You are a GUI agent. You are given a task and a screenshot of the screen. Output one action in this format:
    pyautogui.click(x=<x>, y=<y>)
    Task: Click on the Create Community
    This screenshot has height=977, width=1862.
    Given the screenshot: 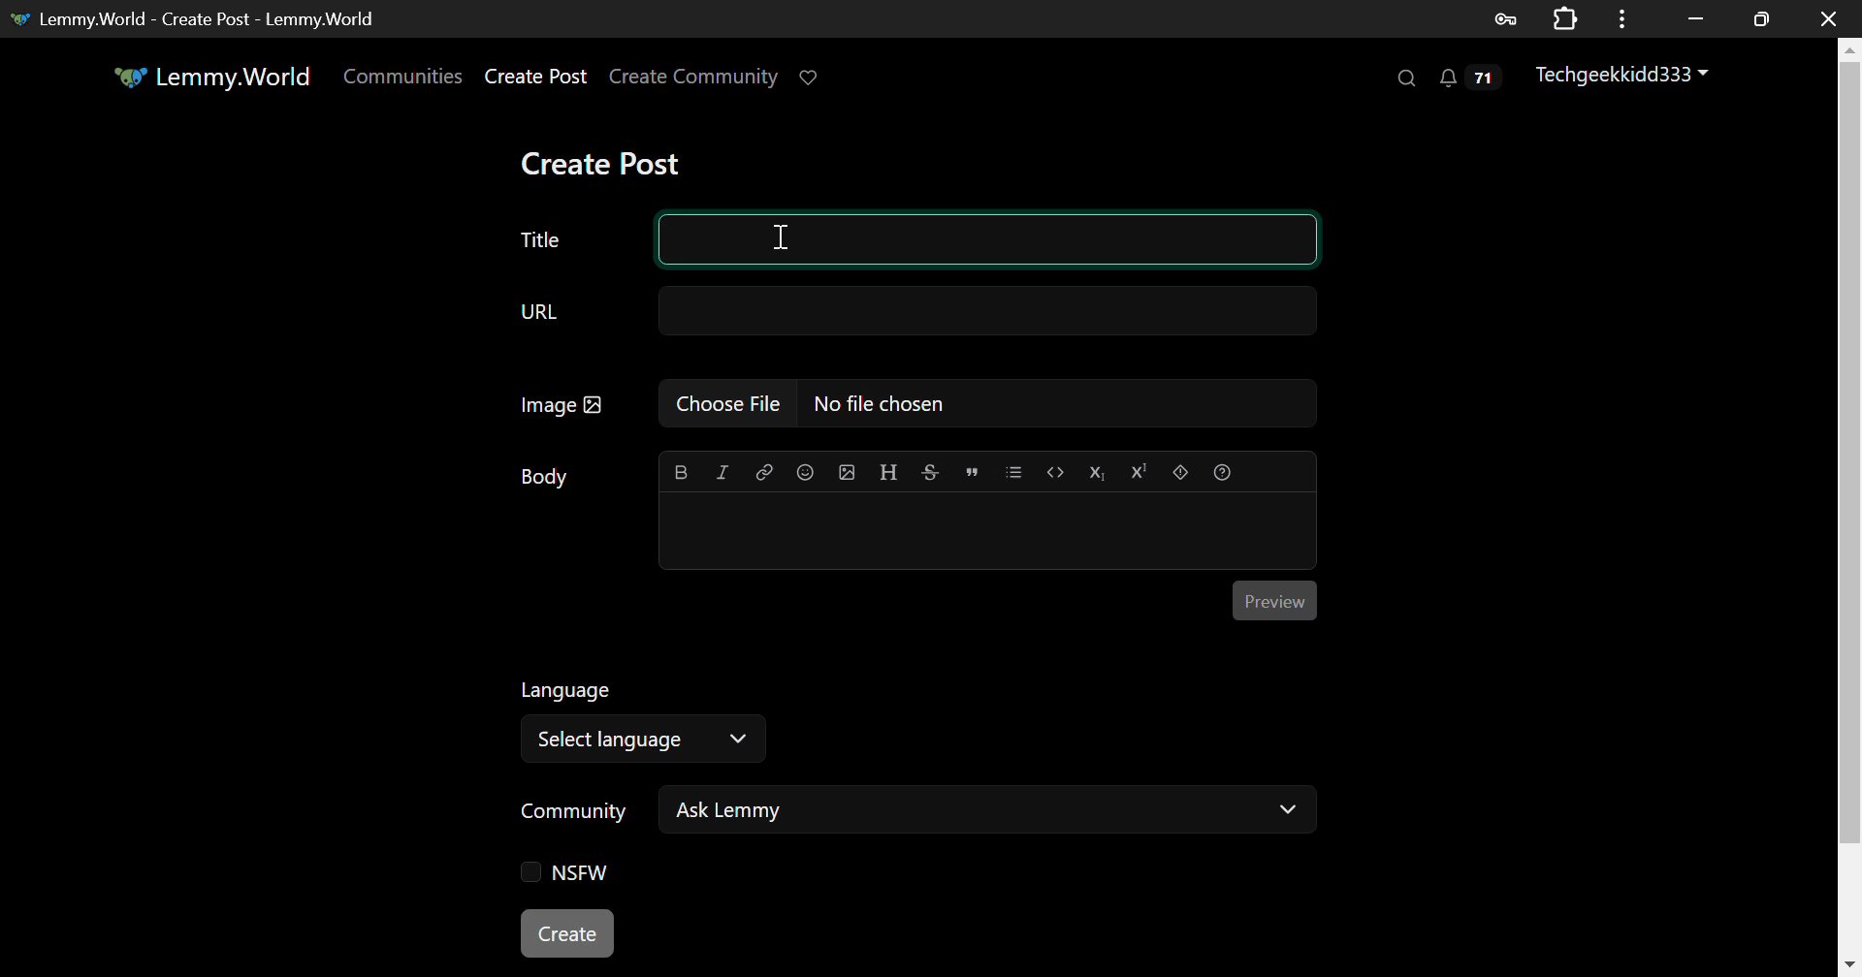 What is the action you would take?
    pyautogui.click(x=694, y=79)
    